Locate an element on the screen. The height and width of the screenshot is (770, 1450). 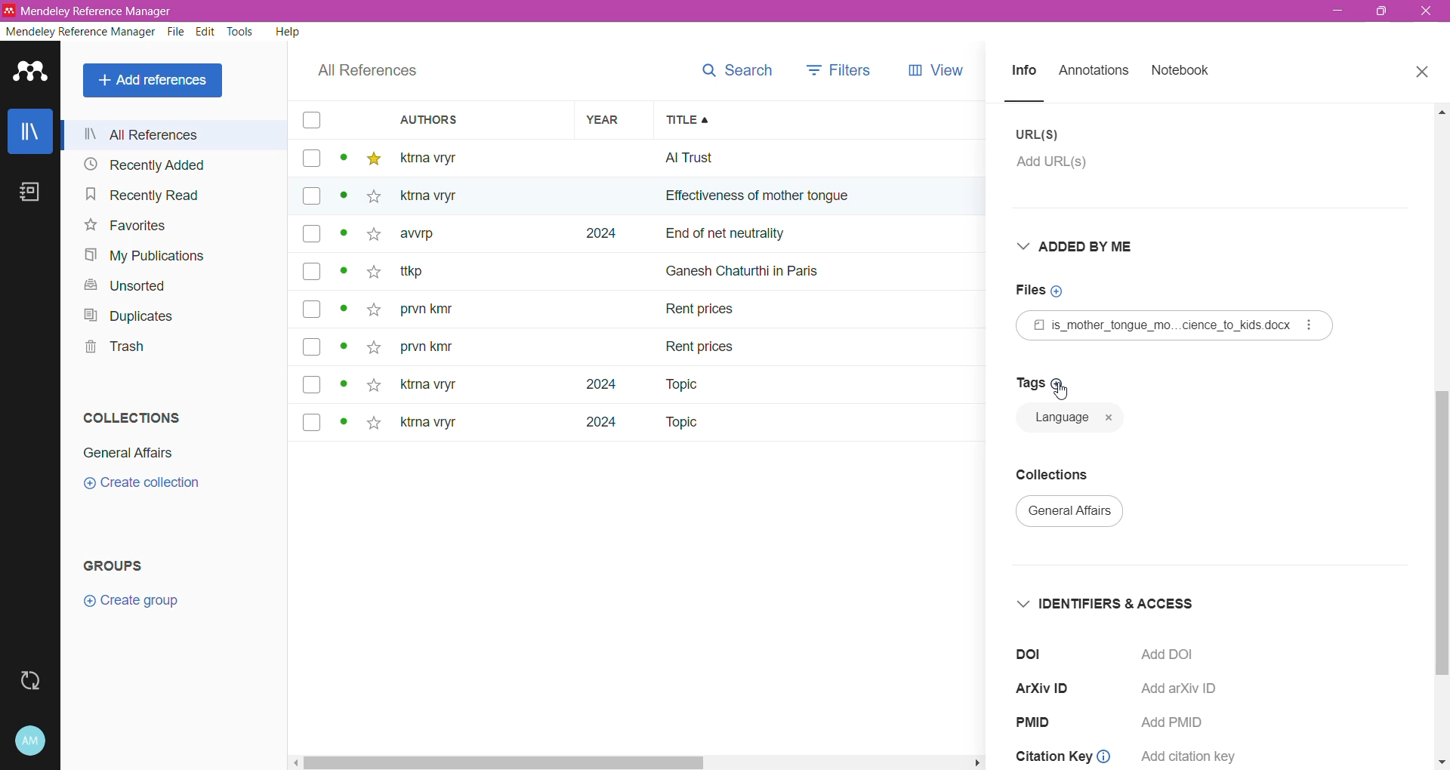
Info is located at coordinates (1023, 72).